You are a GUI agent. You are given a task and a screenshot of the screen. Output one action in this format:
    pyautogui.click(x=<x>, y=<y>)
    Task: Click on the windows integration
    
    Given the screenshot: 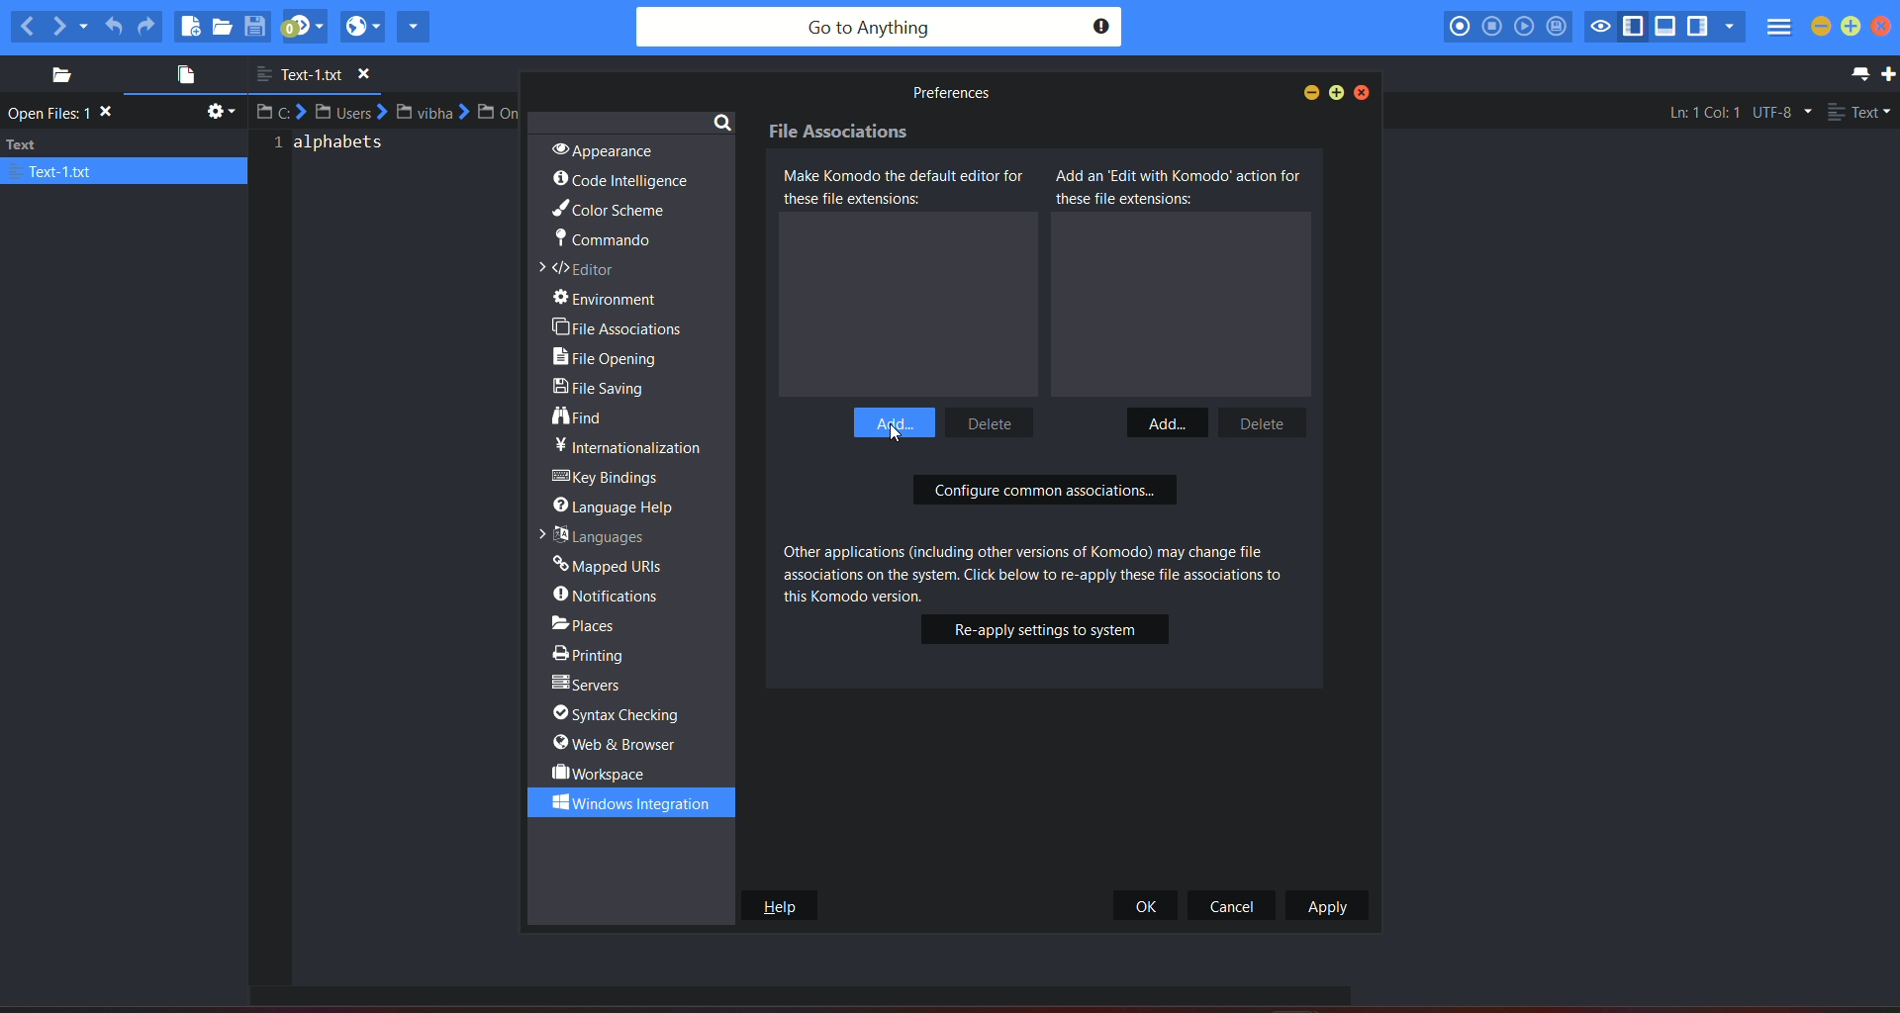 What is the action you would take?
    pyautogui.click(x=622, y=802)
    